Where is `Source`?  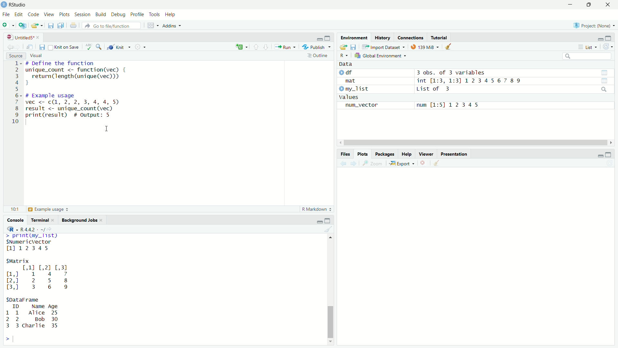 Source is located at coordinates (15, 55).